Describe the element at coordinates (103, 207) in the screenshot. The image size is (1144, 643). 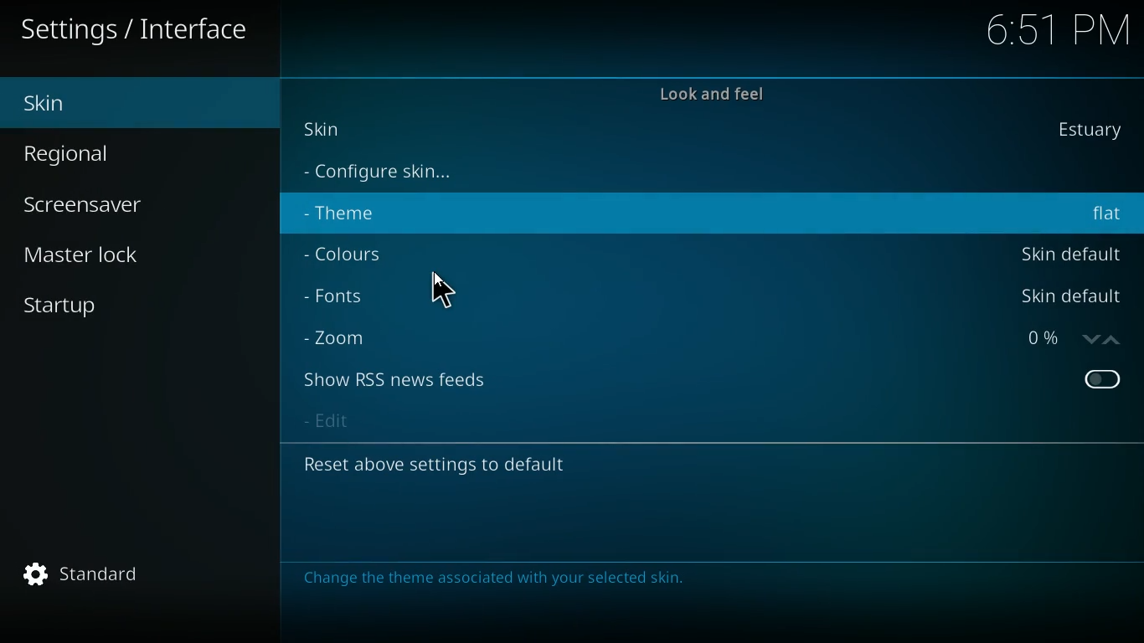
I see `screensaver` at that location.